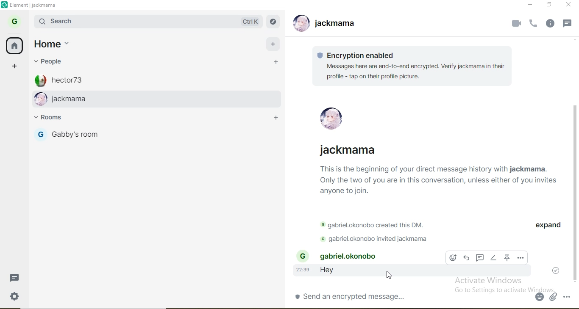 This screenshot has height=309, width=579. What do you see at coordinates (479, 258) in the screenshot?
I see `comment` at bounding box center [479, 258].